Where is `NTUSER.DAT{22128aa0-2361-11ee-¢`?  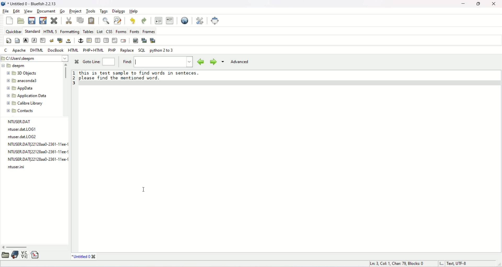 NTUSER.DAT{22128aa0-2361-11ee-¢ is located at coordinates (38, 152).